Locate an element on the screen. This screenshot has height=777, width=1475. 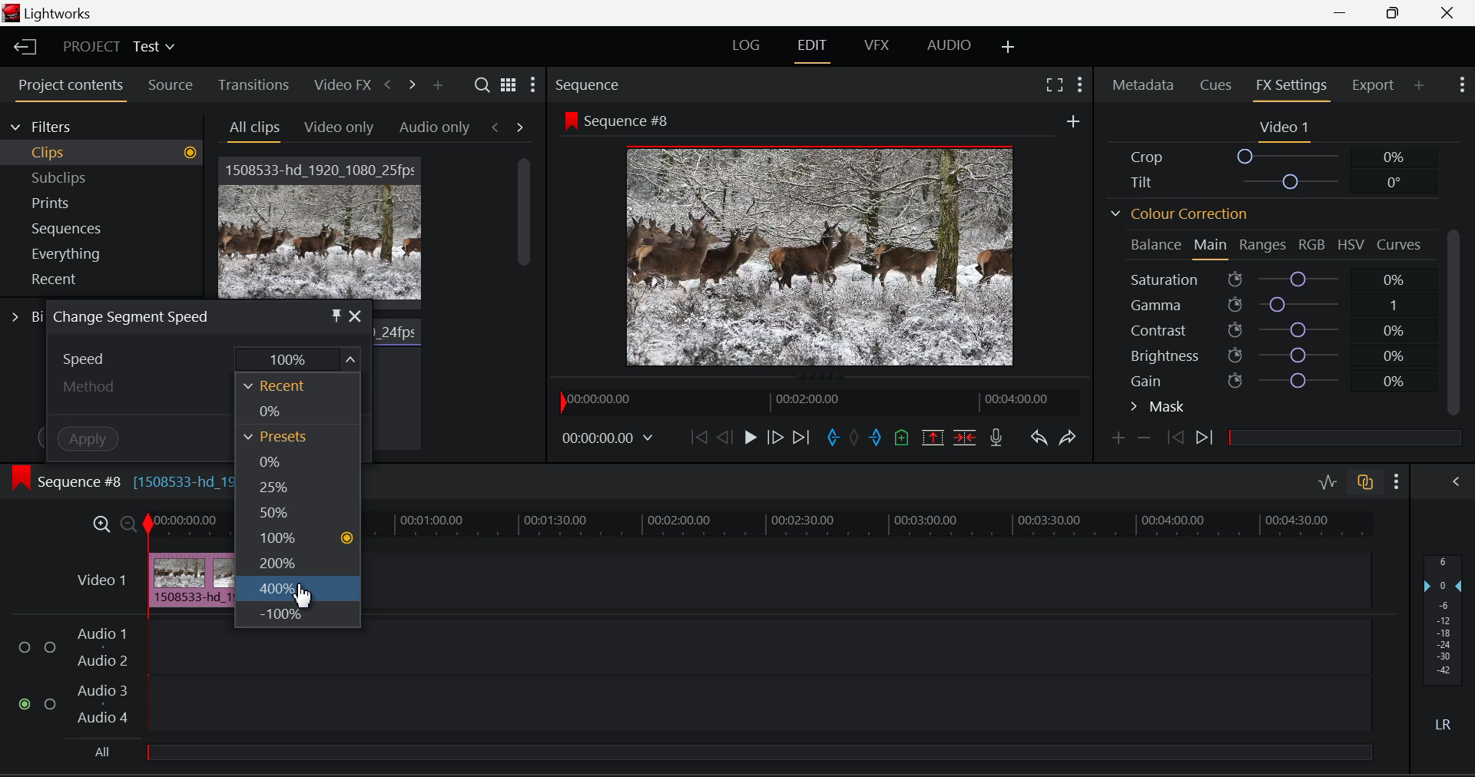
Metadata is located at coordinates (1142, 85).